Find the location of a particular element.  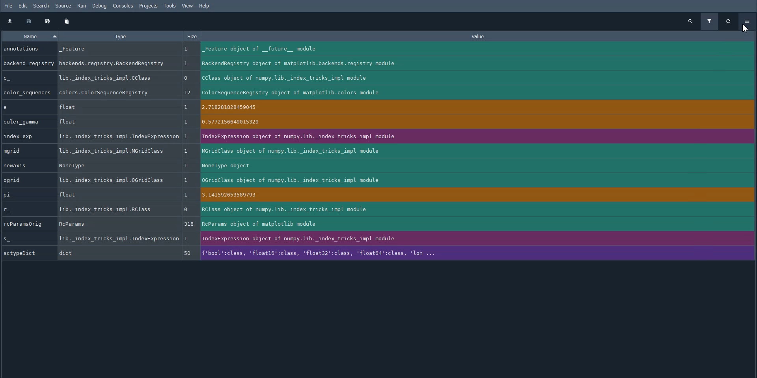

type vlaue is located at coordinates (118, 137).